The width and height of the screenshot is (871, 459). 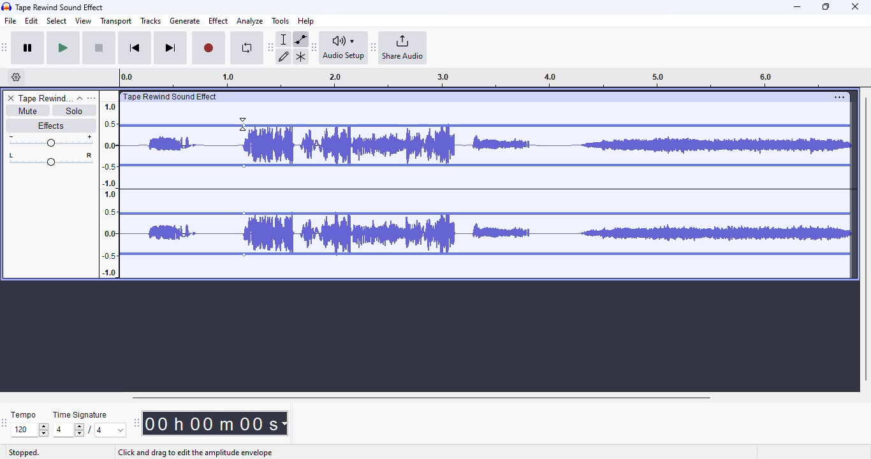 I want to click on stop, so click(x=99, y=48).